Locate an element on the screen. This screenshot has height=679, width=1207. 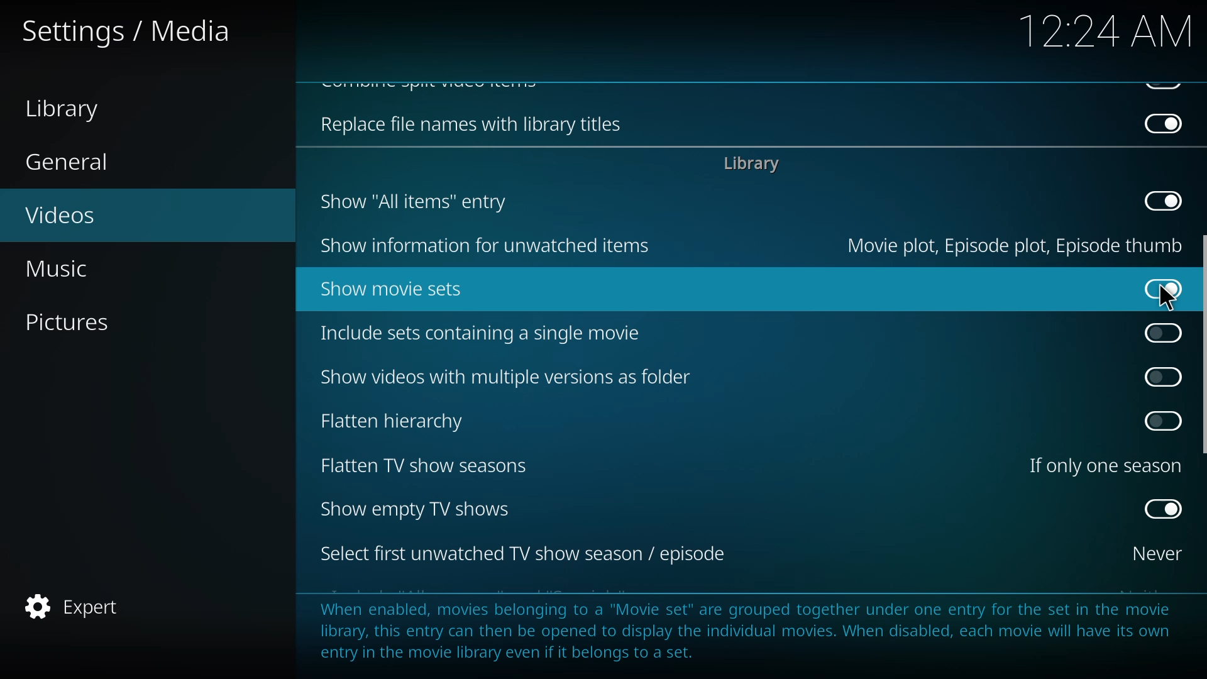
settings media is located at coordinates (133, 30).